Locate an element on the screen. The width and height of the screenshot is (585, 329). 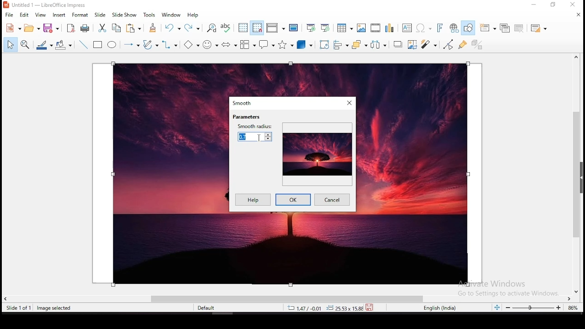
stars and banners is located at coordinates (287, 45).